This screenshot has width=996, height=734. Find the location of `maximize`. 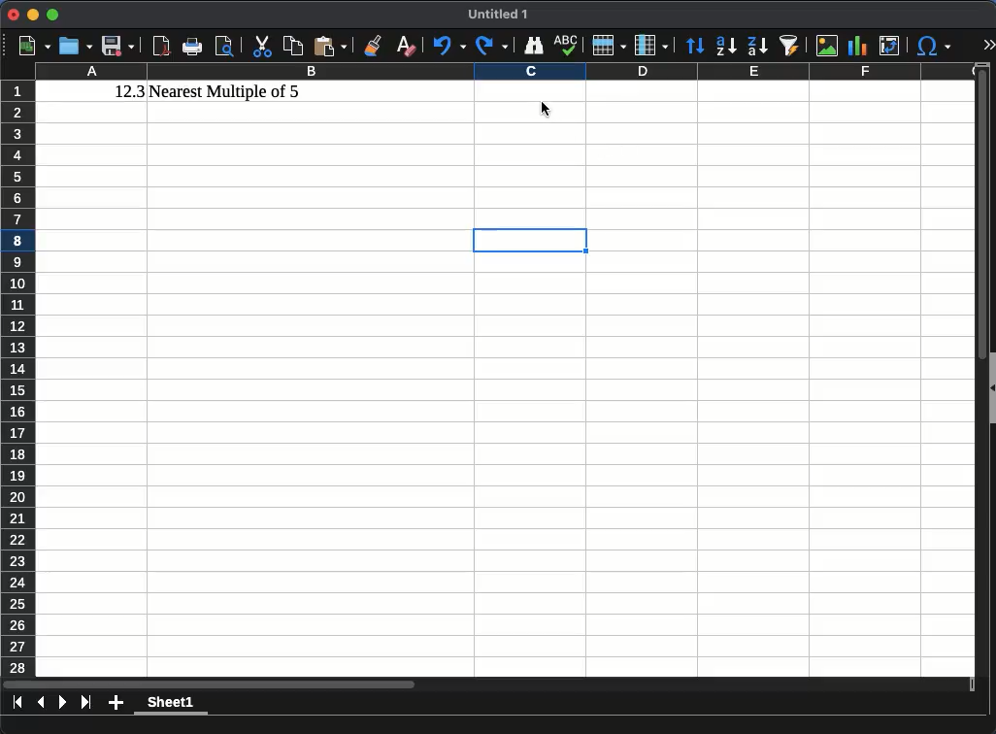

maximize is located at coordinates (51, 14).